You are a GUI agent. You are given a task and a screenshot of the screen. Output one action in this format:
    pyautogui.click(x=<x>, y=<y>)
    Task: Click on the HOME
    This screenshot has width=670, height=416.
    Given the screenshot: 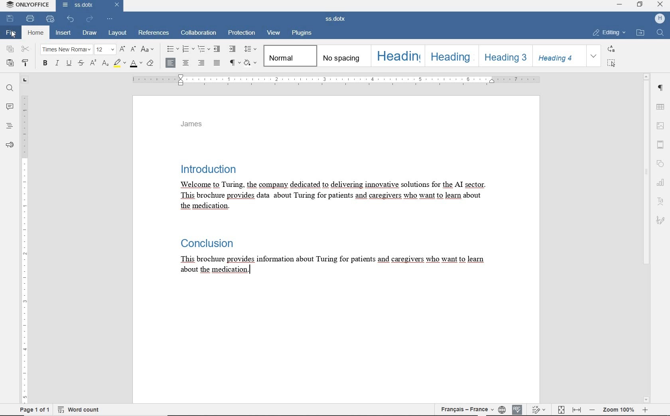 What is the action you would take?
    pyautogui.click(x=35, y=33)
    